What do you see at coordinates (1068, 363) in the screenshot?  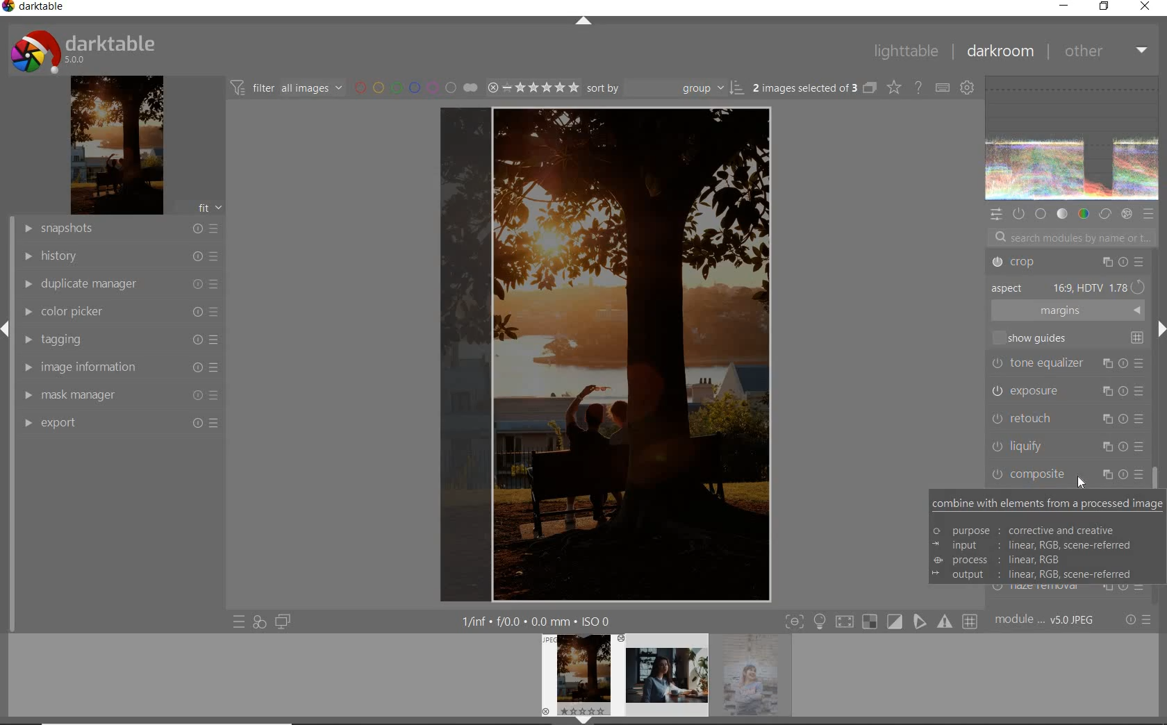 I see `tone equalizer` at bounding box center [1068, 363].